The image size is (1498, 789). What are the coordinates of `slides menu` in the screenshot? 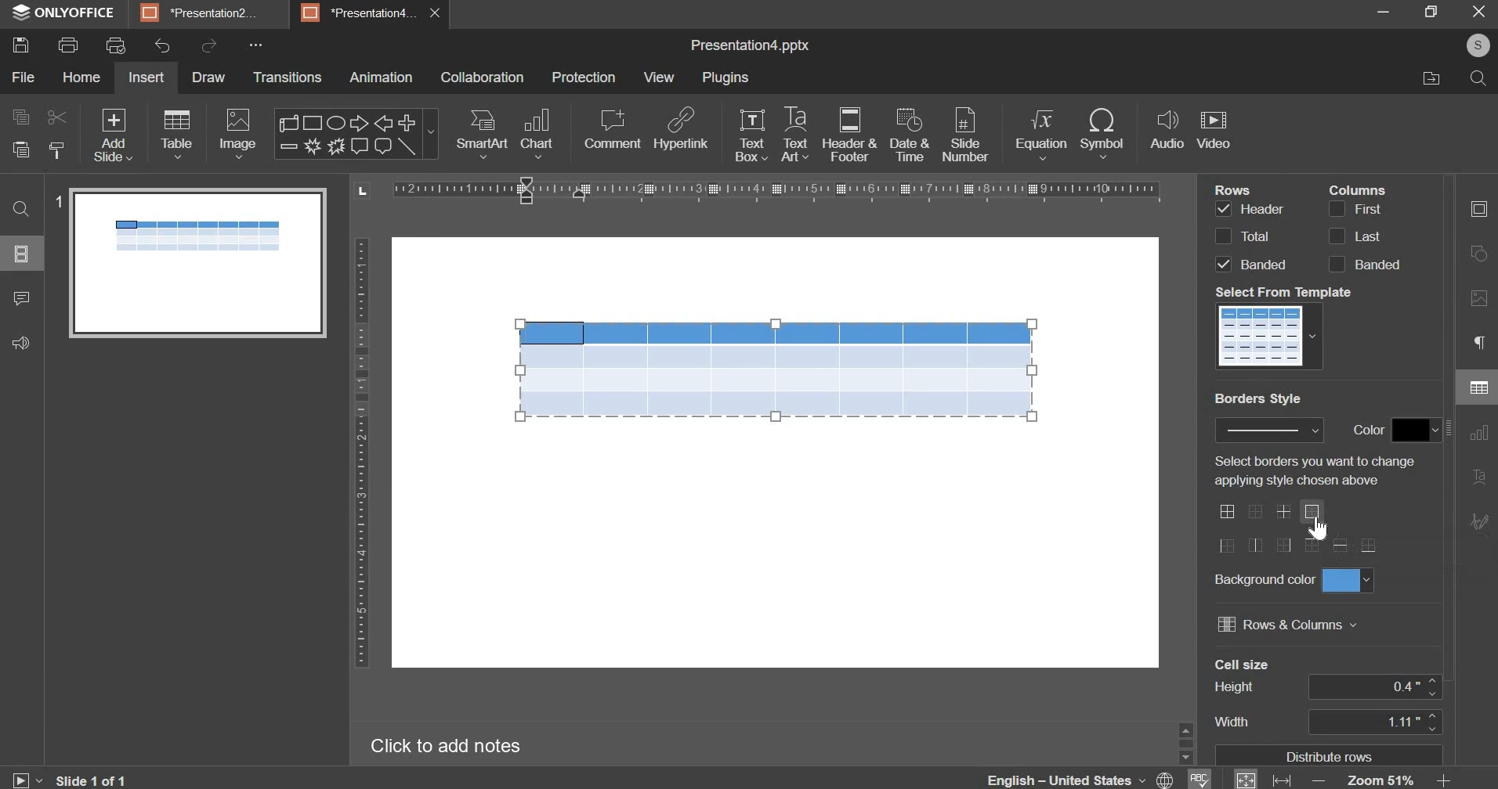 It's located at (22, 254).